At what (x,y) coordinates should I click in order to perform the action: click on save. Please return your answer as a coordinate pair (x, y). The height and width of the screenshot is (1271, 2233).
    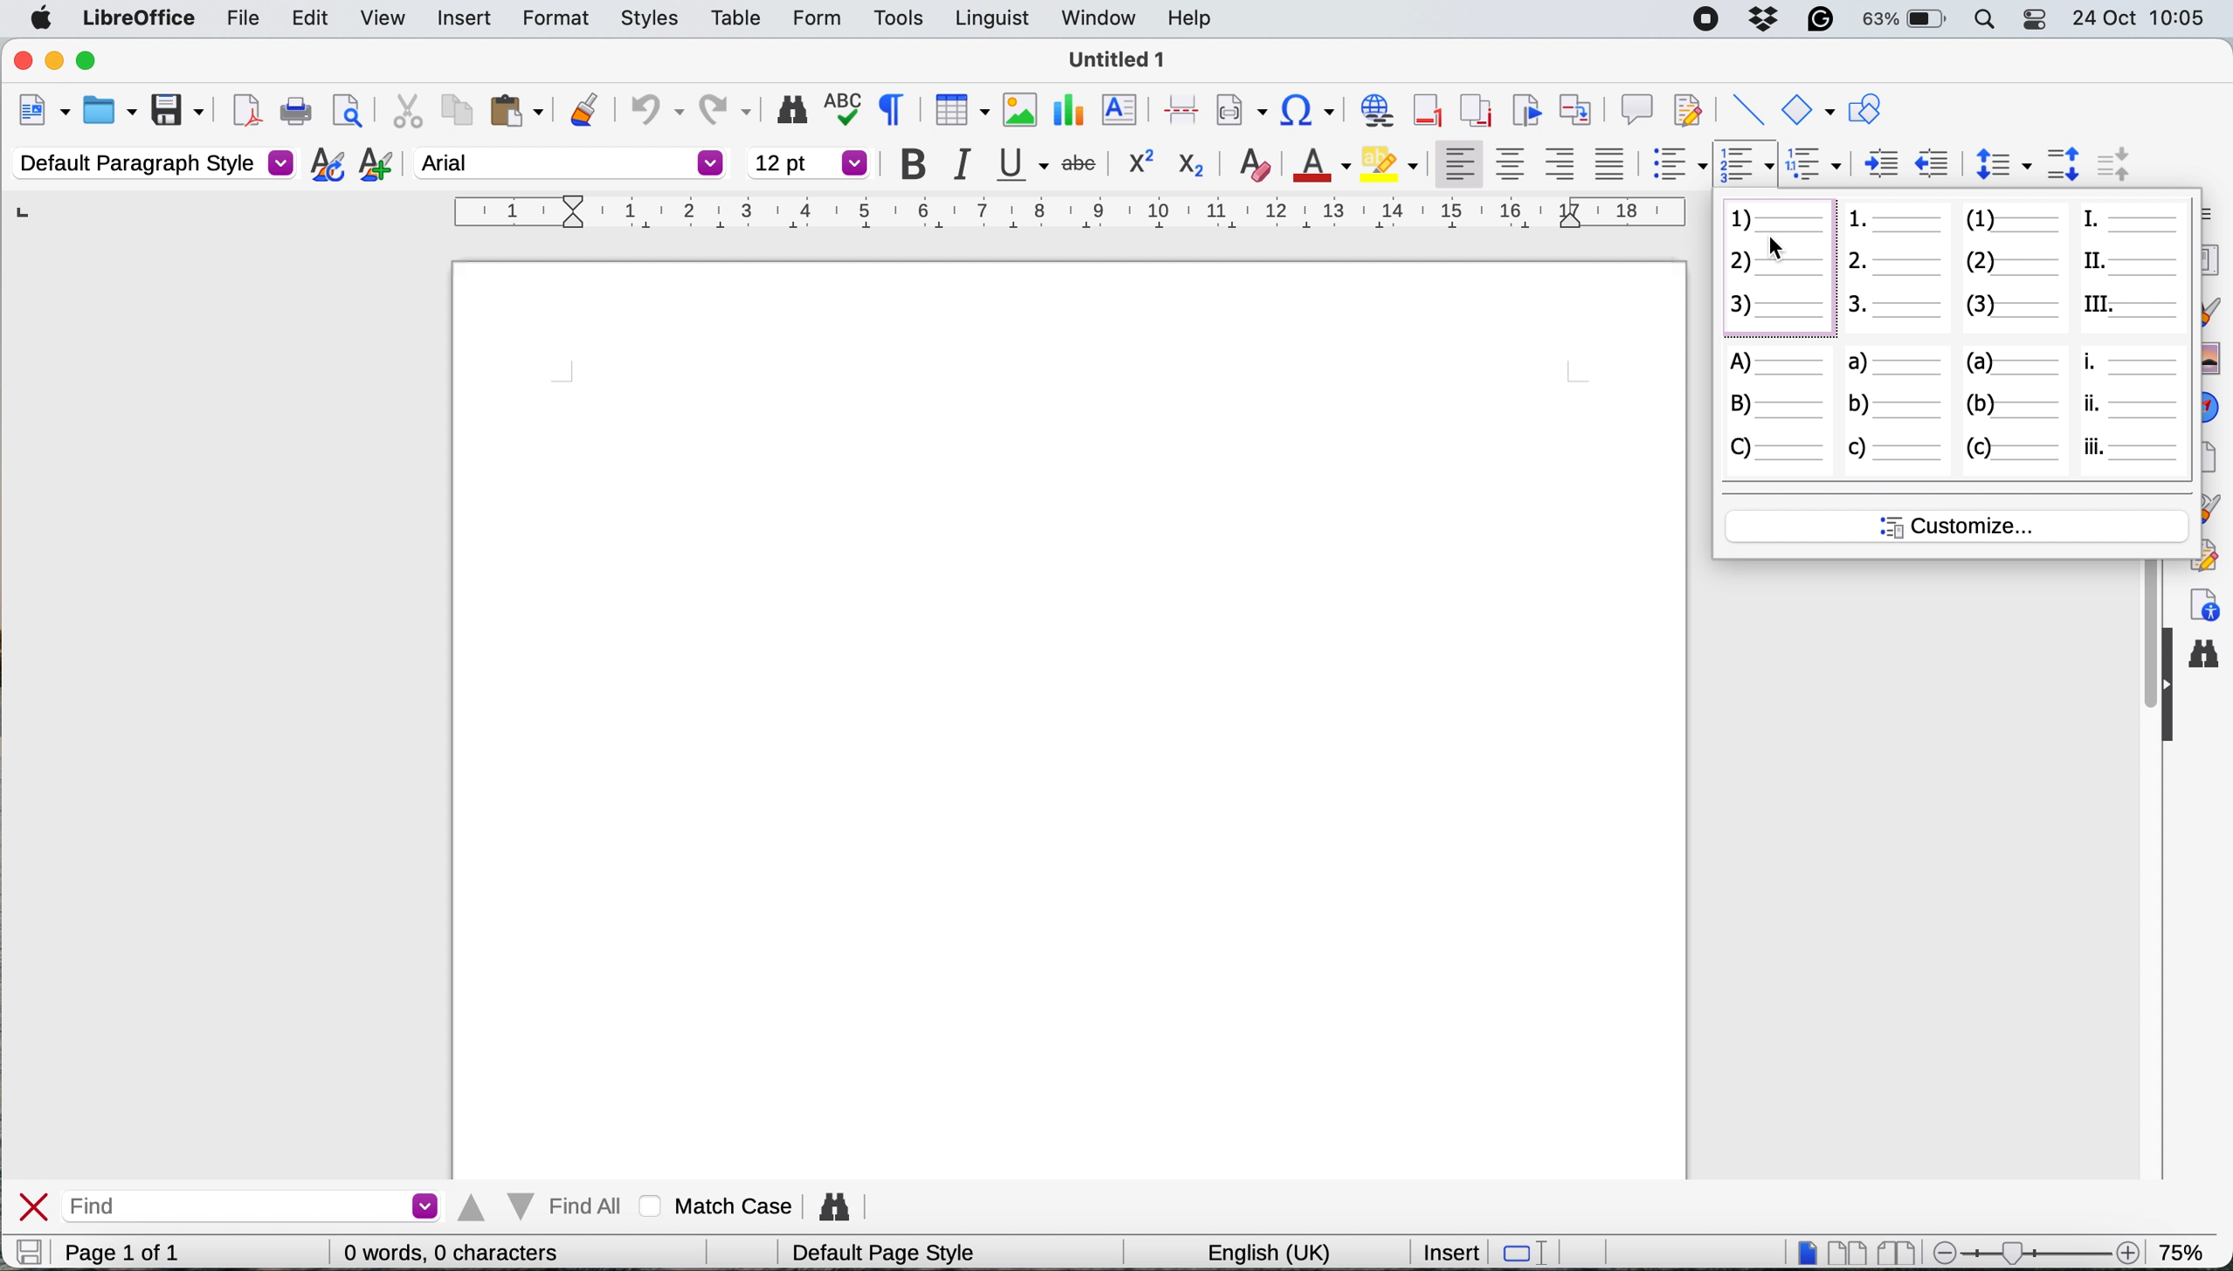
    Looking at the image, I should click on (27, 1252).